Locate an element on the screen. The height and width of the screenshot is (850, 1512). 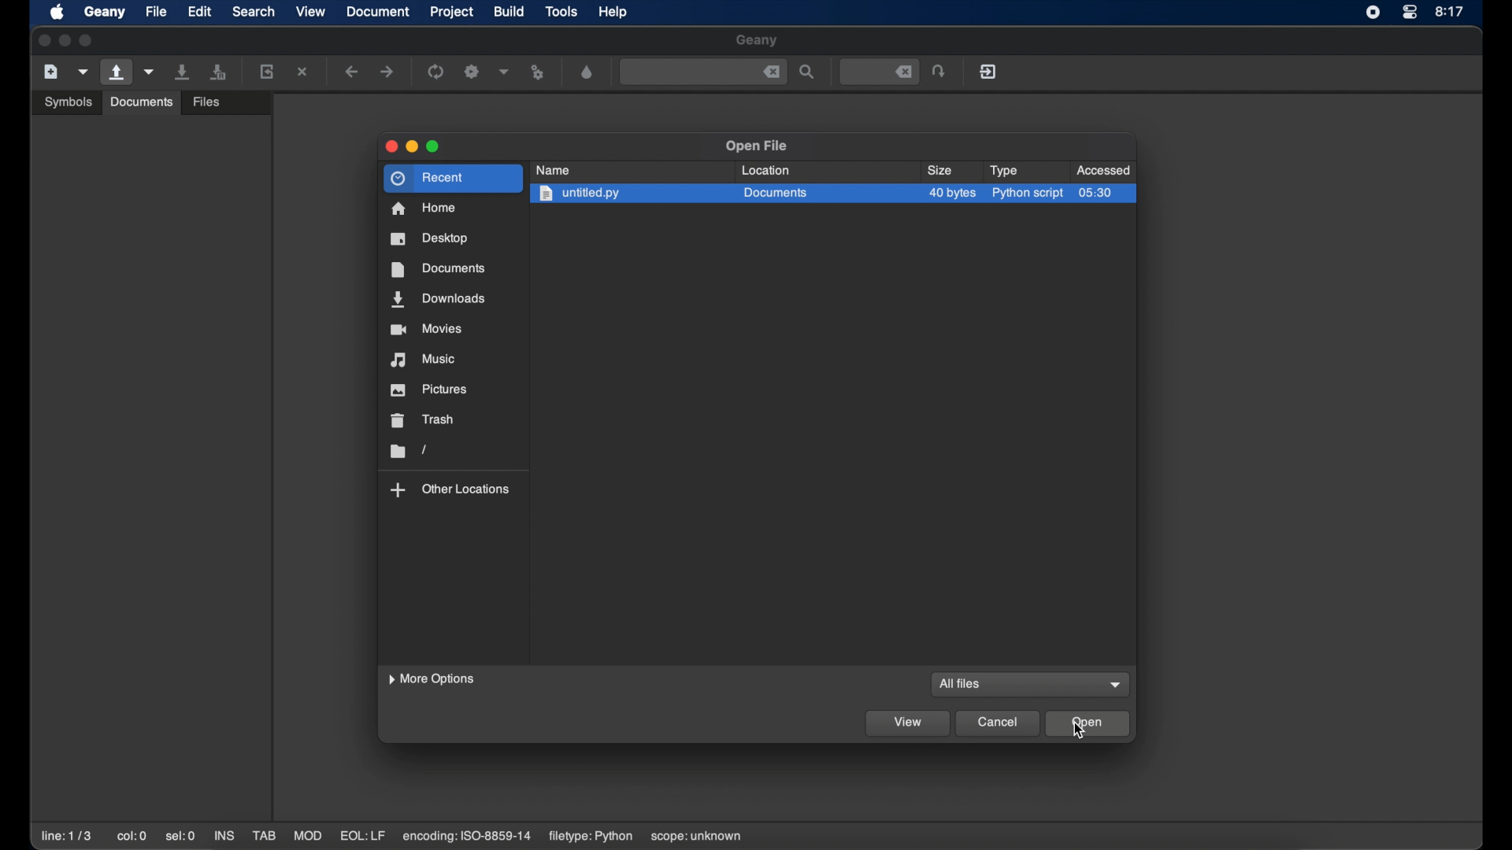
symbols is located at coordinates (69, 102).